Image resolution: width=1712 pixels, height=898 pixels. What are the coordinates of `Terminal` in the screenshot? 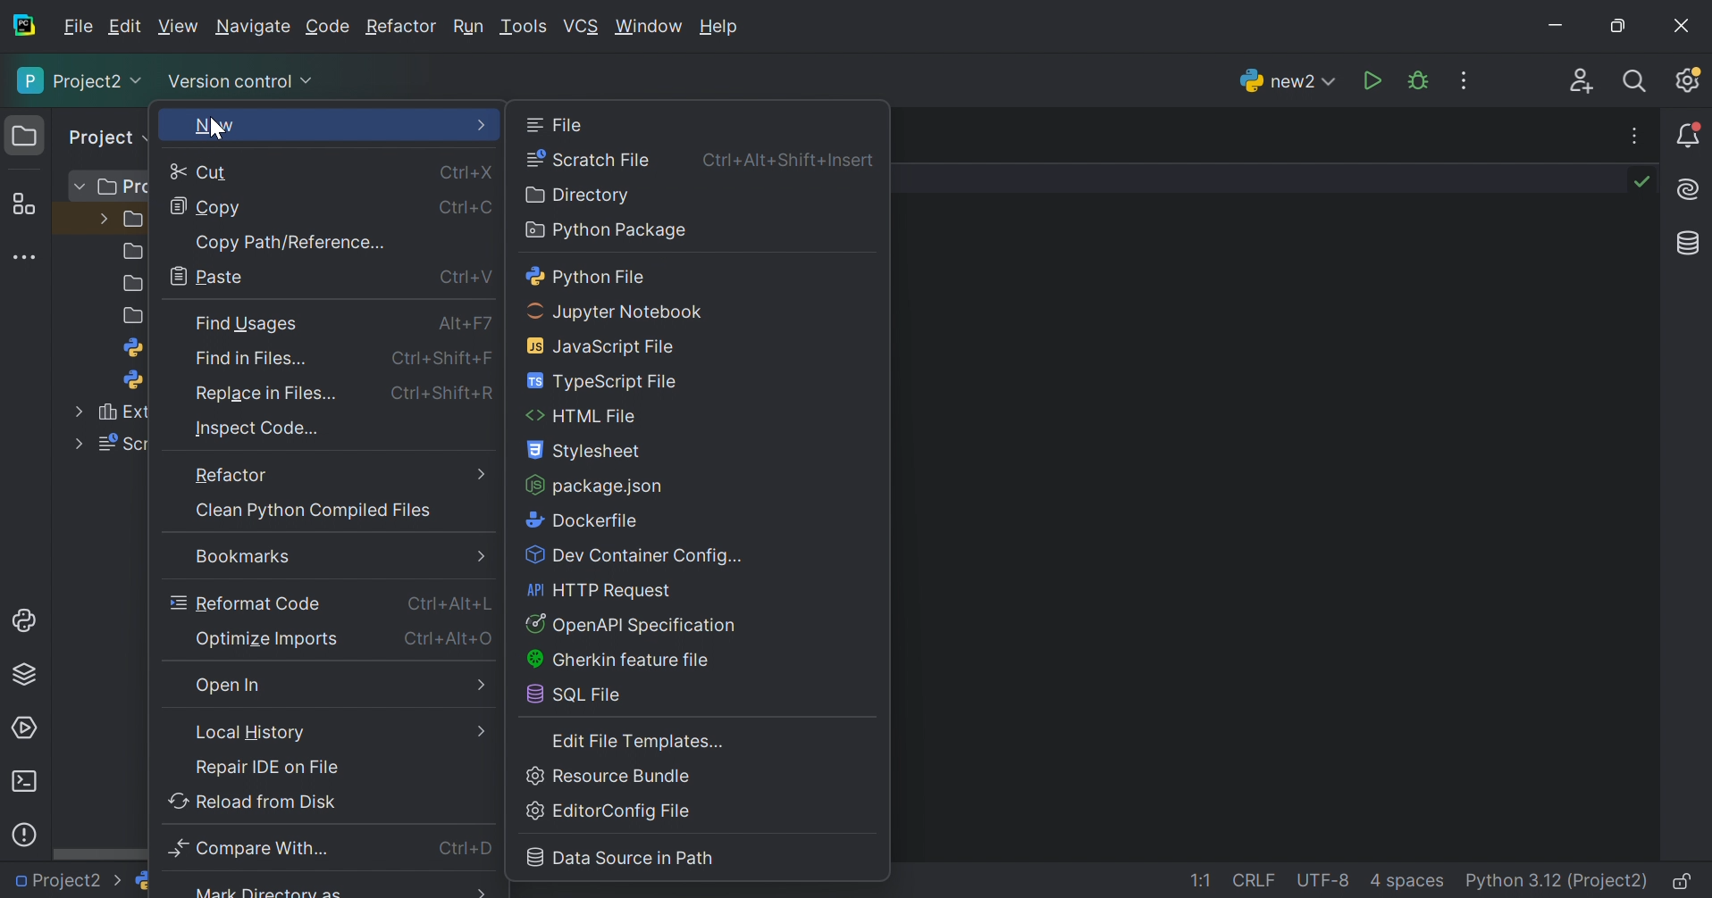 It's located at (25, 781).